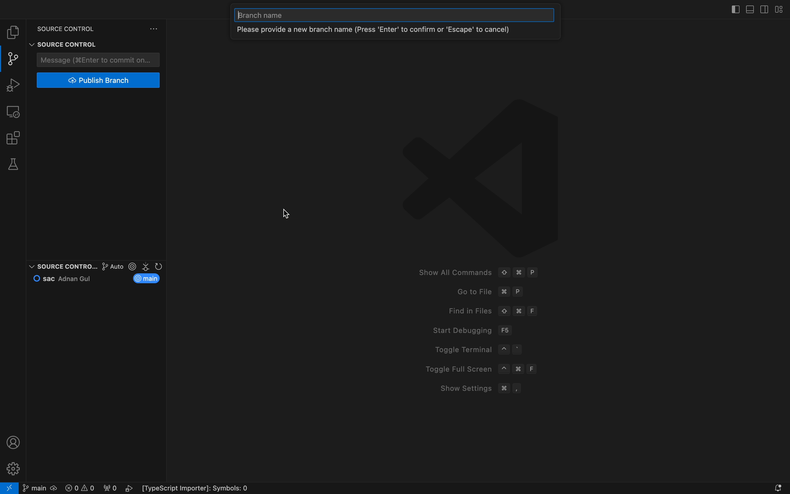  Describe the element at coordinates (146, 43) in the screenshot. I see `restart` at that location.